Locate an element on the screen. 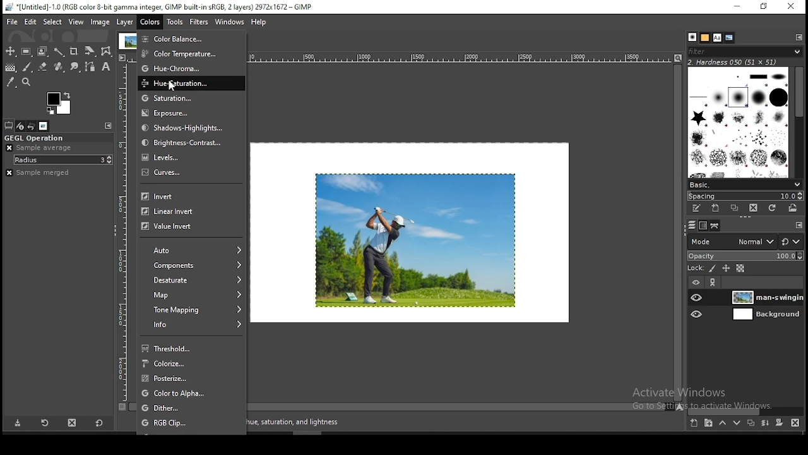 The width and height of the screenshot is (808, 455). save tool preset is located at coordinates (20, 423).